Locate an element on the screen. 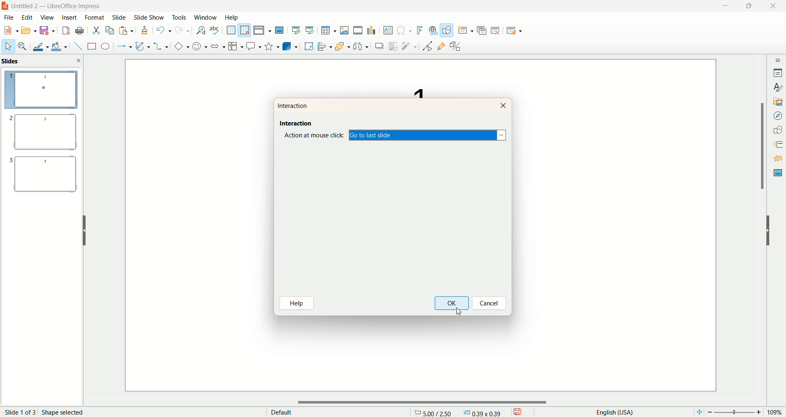 The width and height of the screenshot is (786, 417). dropdown is located at coordinates (502, 136).